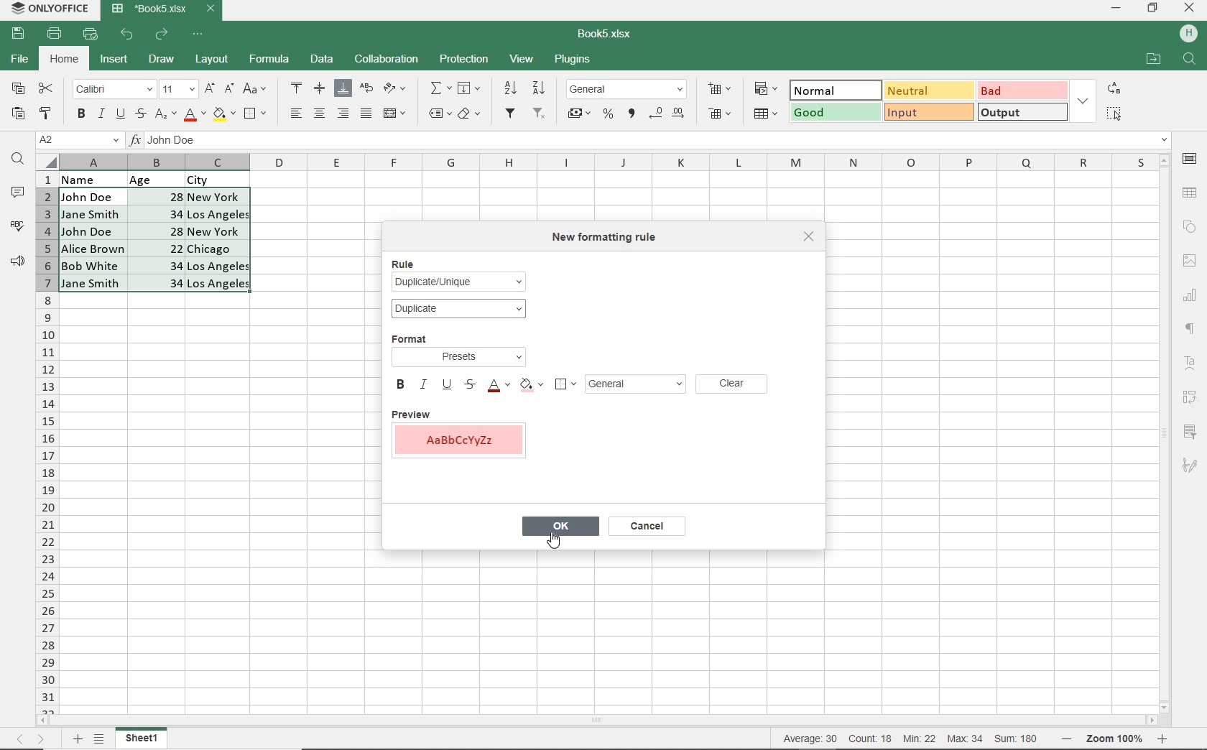 Image resolution: width=1207 pixels, height=750 pixels. I want to click on HP, so click(1188, 34).